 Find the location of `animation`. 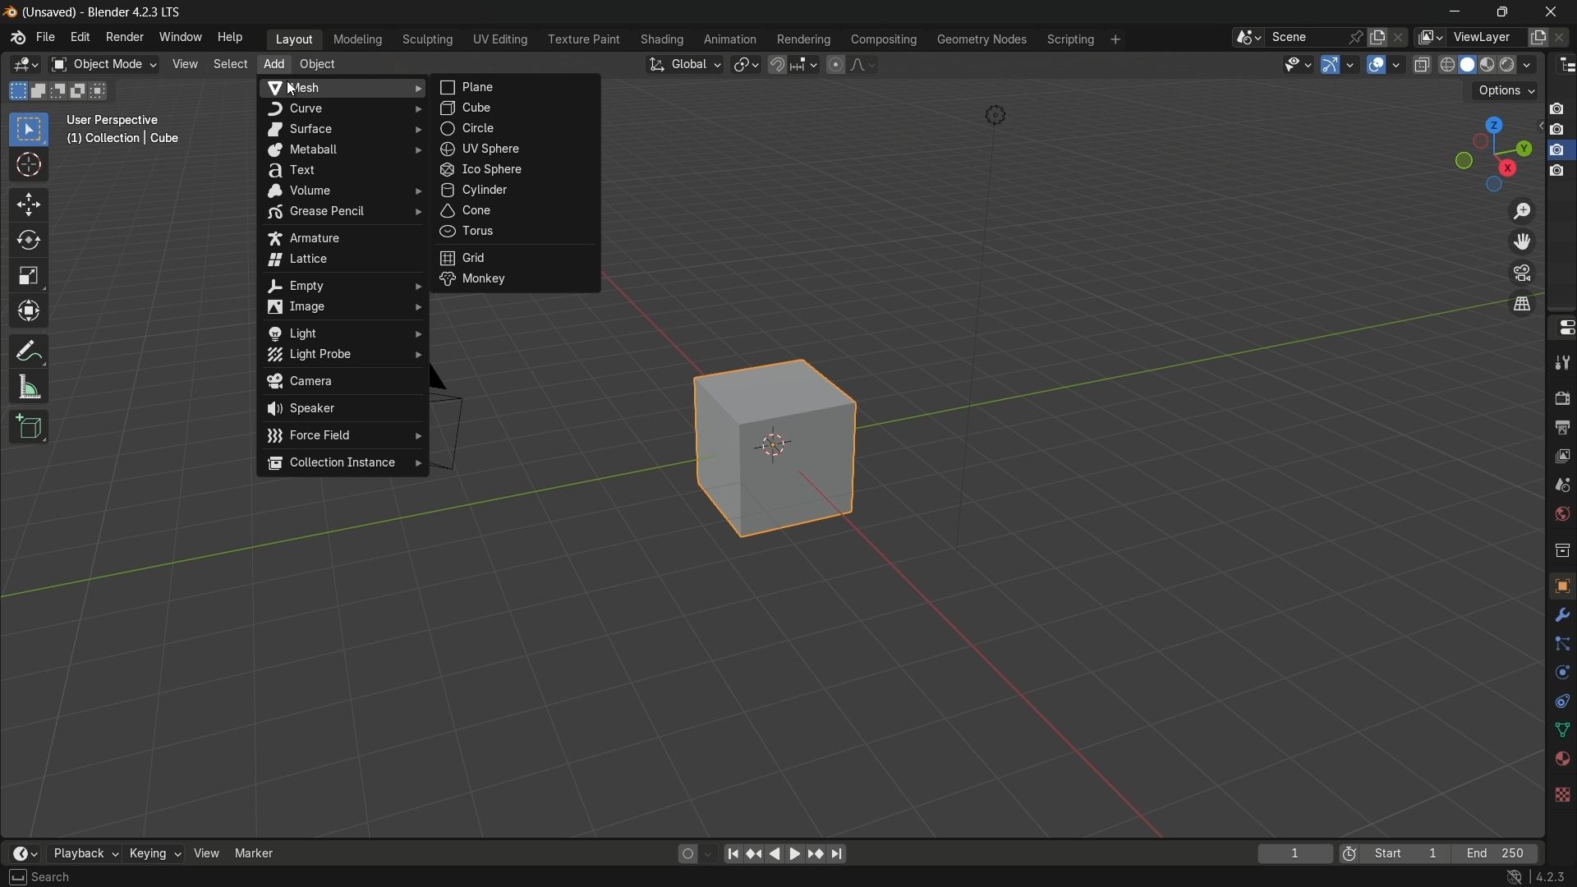

animation is located at coordinates (730, 39).